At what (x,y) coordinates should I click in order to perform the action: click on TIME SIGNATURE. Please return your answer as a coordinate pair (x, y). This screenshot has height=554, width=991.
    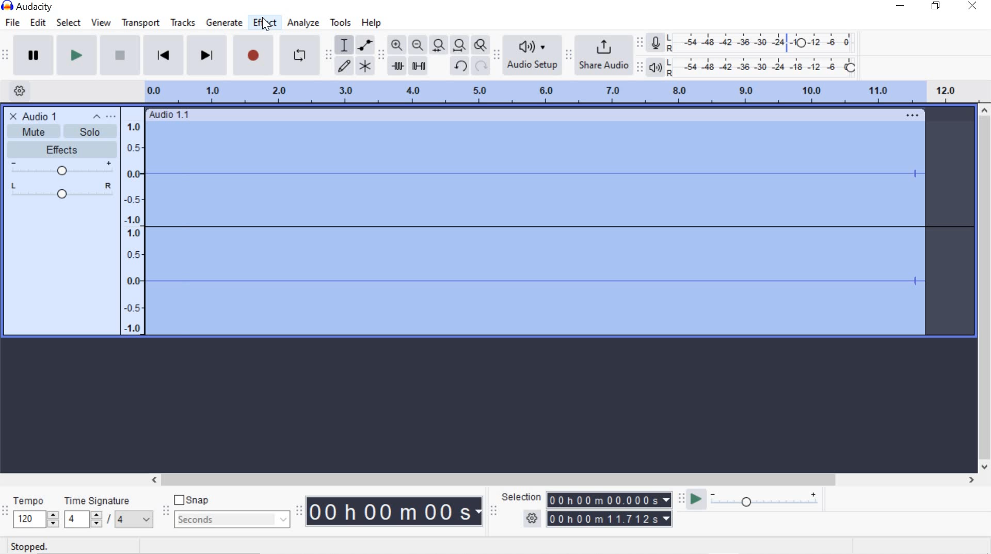
    Looking at the image, I should click on (108, 512).